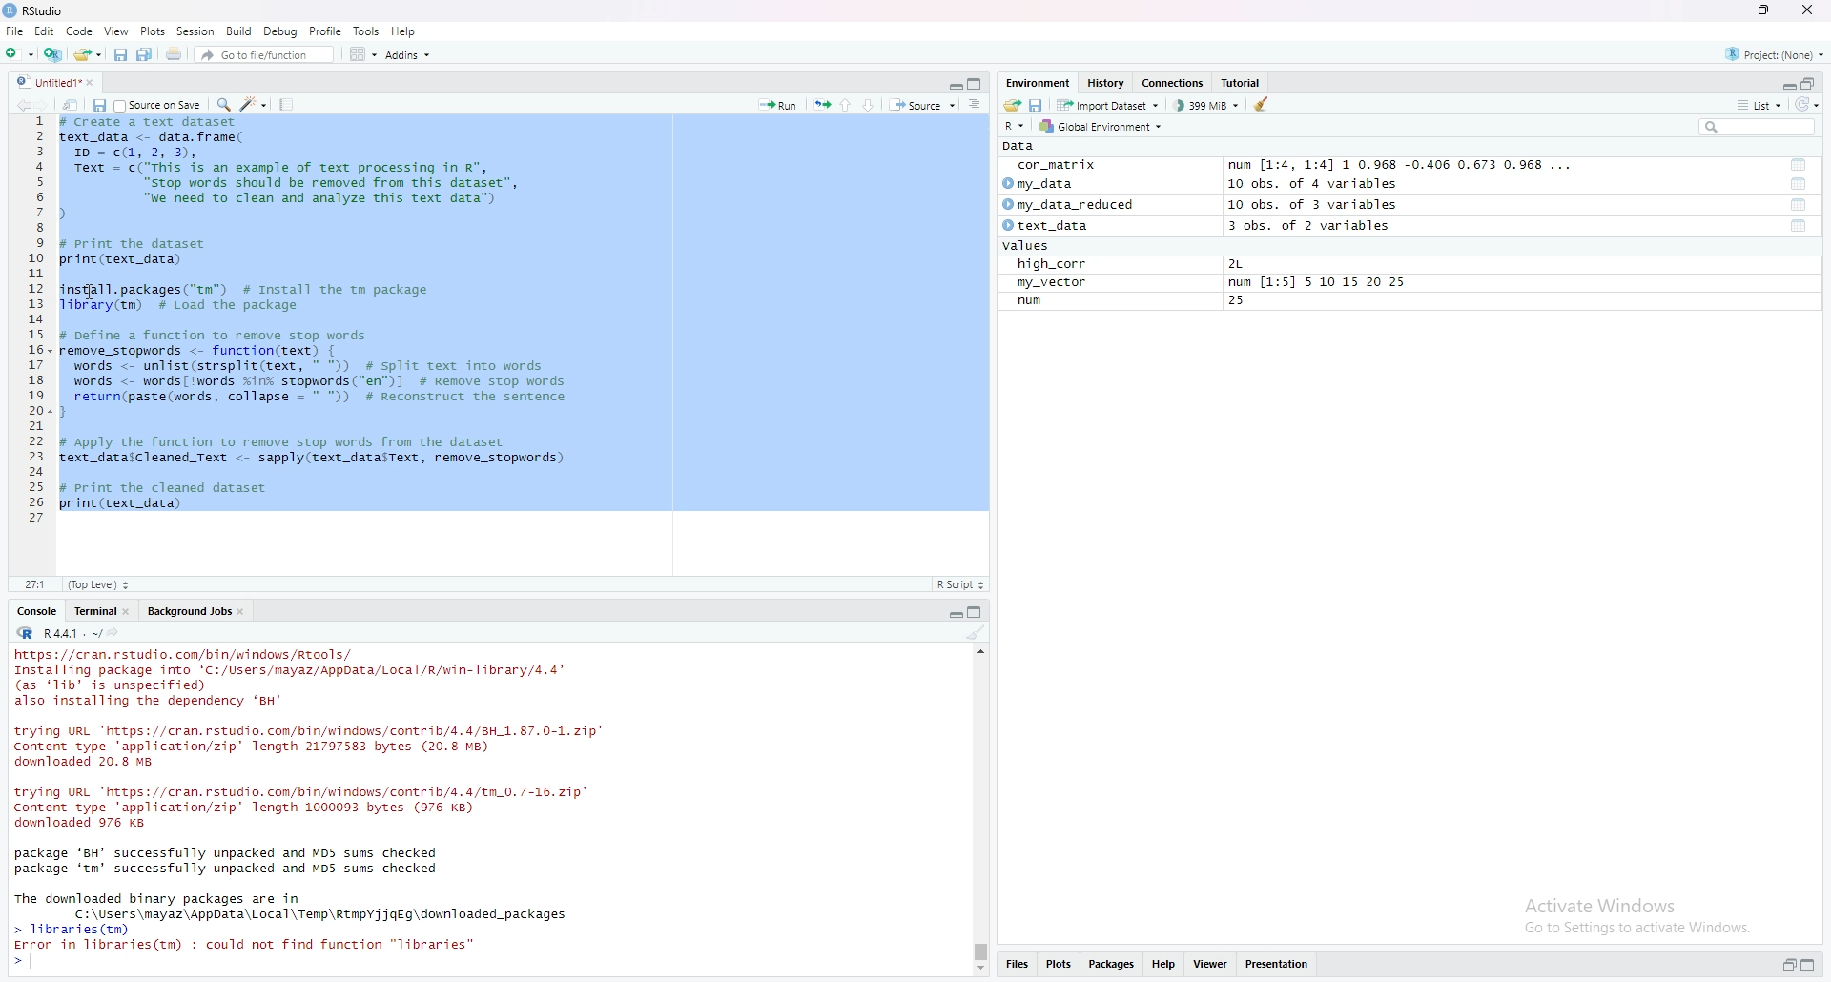  I want to click on code, so click(79, 31).